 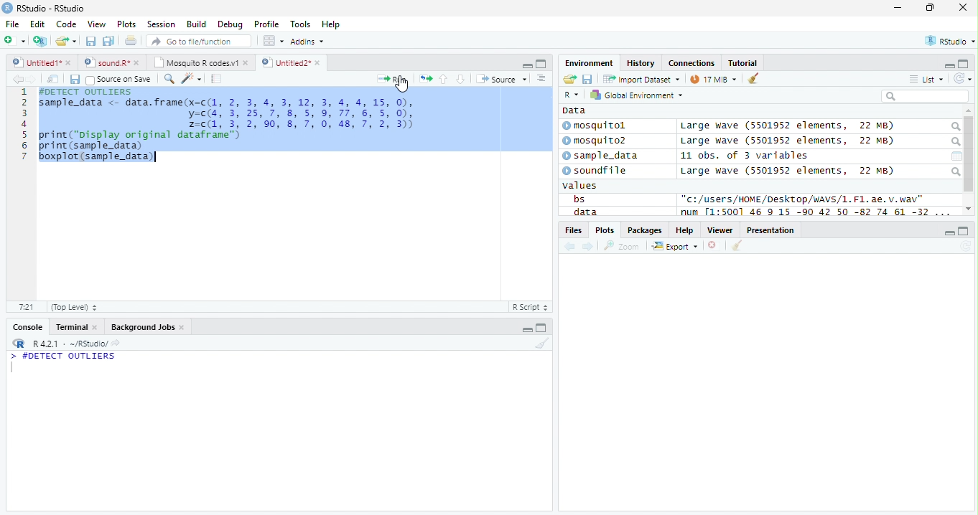 What do you see at coordinates (956, 156) in the screenshot?
I see `Calendar` at bounding box center [956, 156].